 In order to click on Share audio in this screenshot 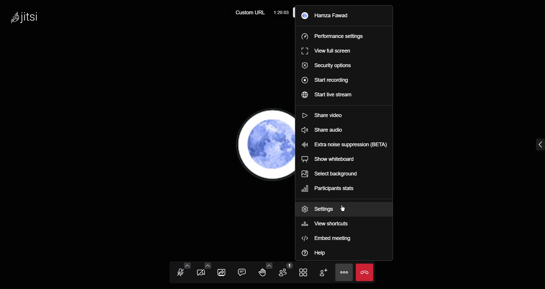, I will do `click(322, 129)`.